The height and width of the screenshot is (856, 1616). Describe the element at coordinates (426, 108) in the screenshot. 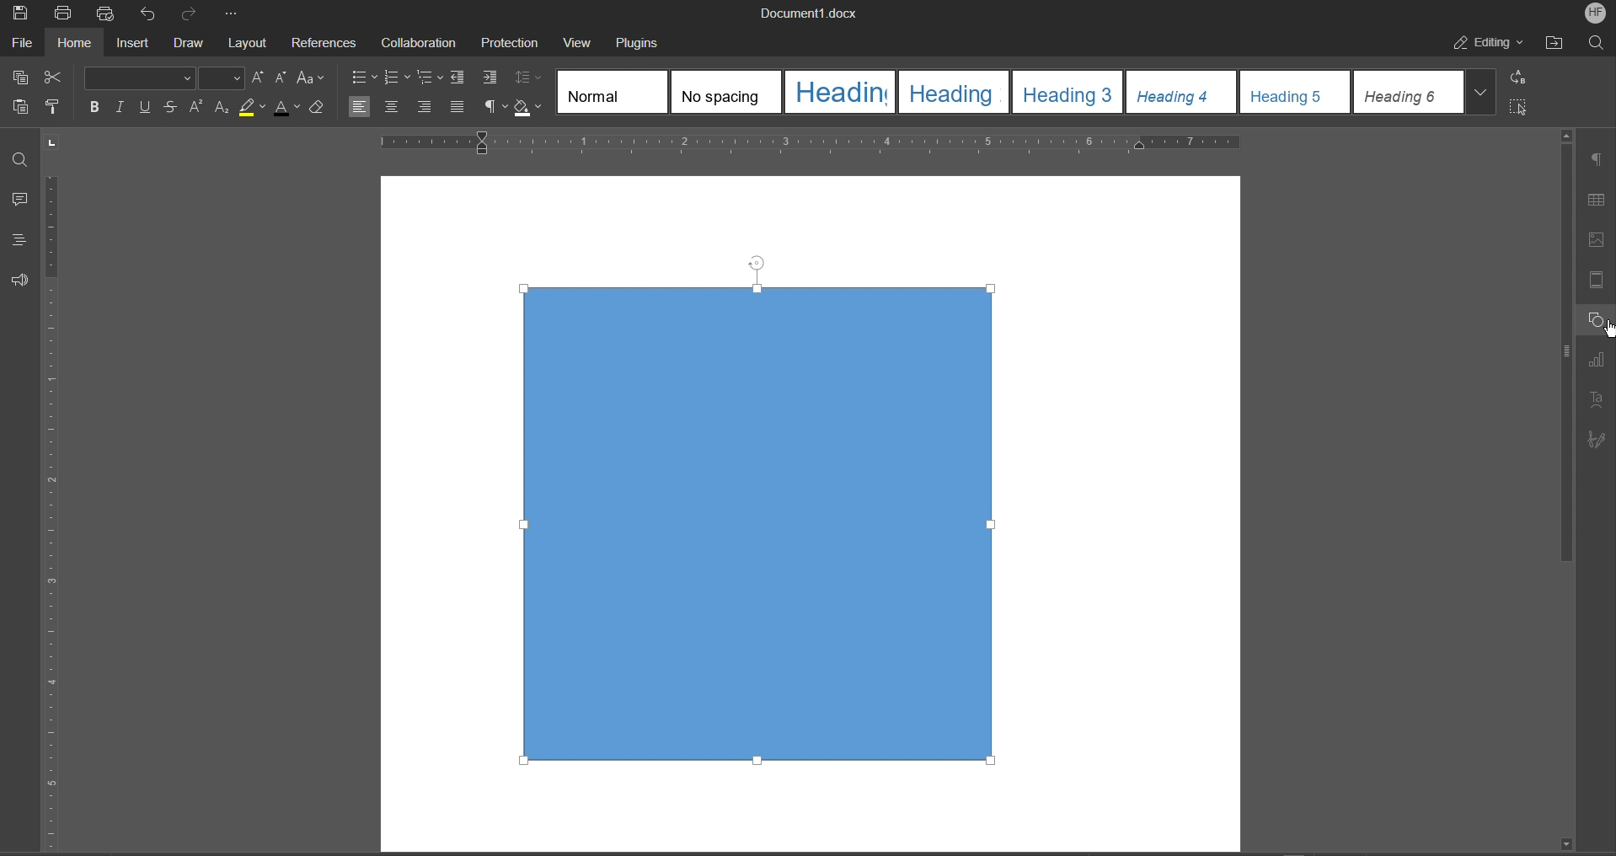

I see `Right Align` at that location.